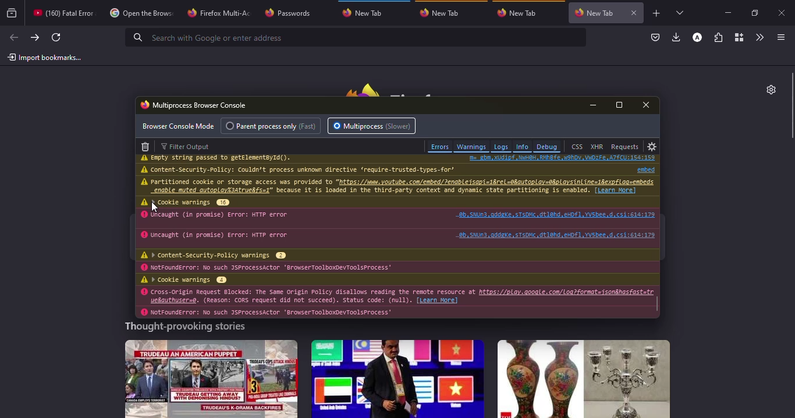 This screenshot has width=795, height=418. Describe the element at coordinates (225, 235) in the screenshot. I see `info` at that location.